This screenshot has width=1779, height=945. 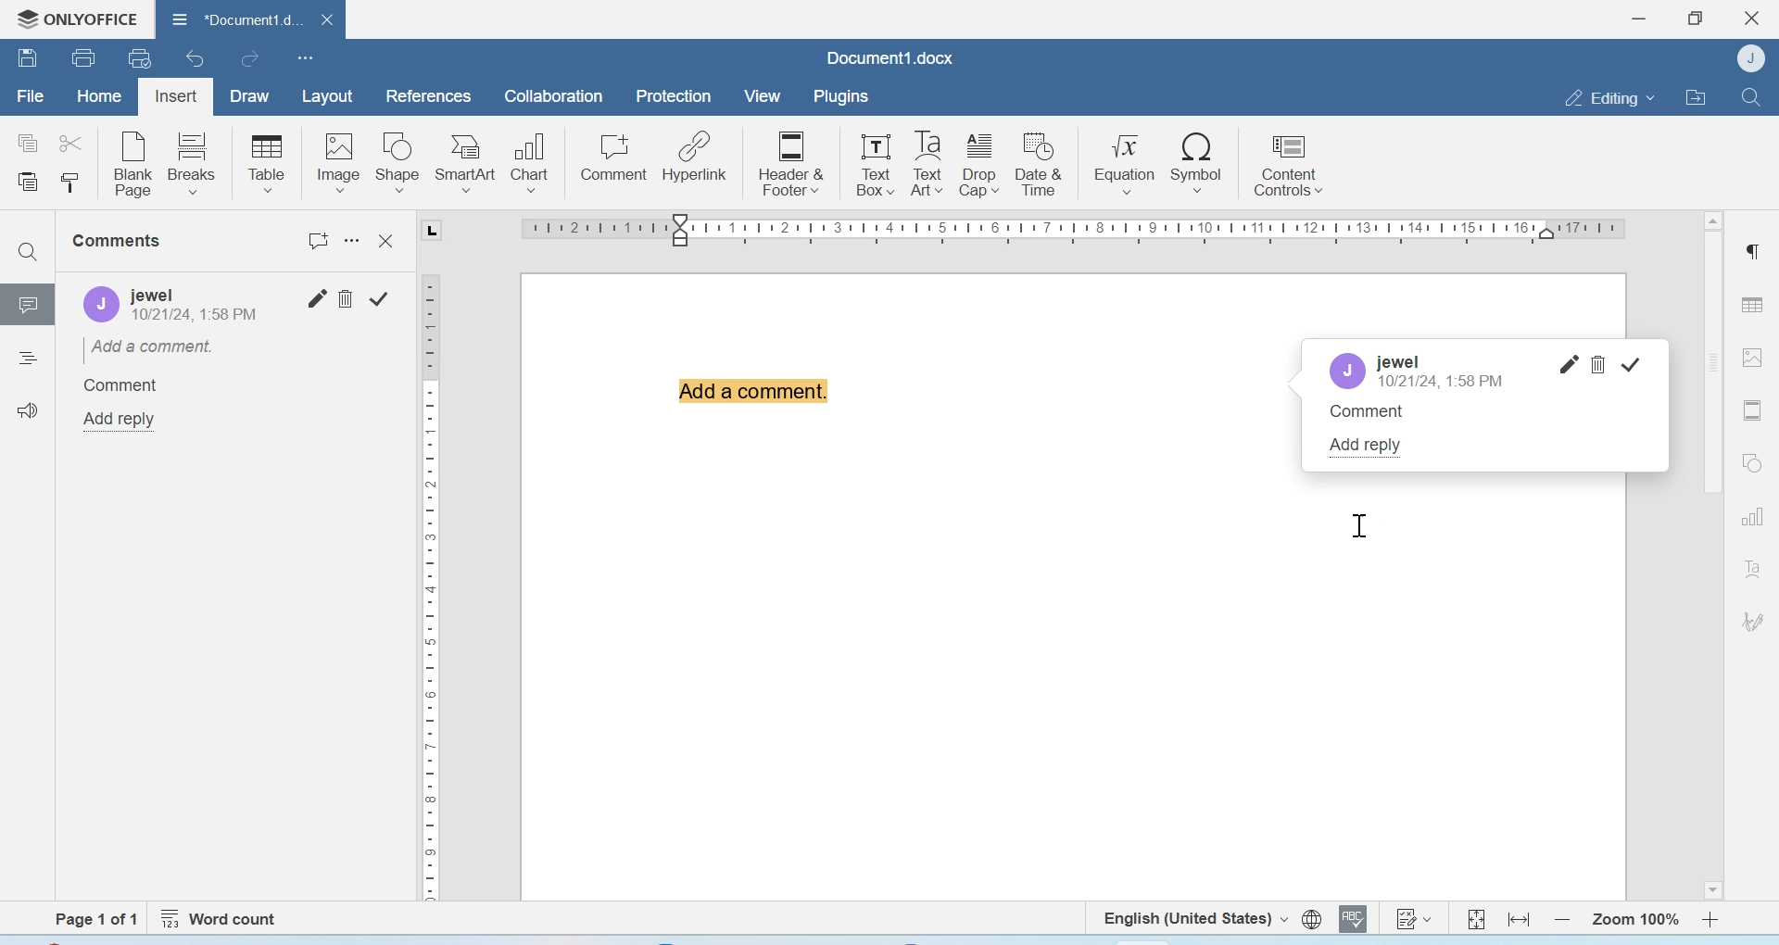 What do you see at coordinates (267, 163) in the screenshot?
I see `Table` at bounding box center [267, 163].